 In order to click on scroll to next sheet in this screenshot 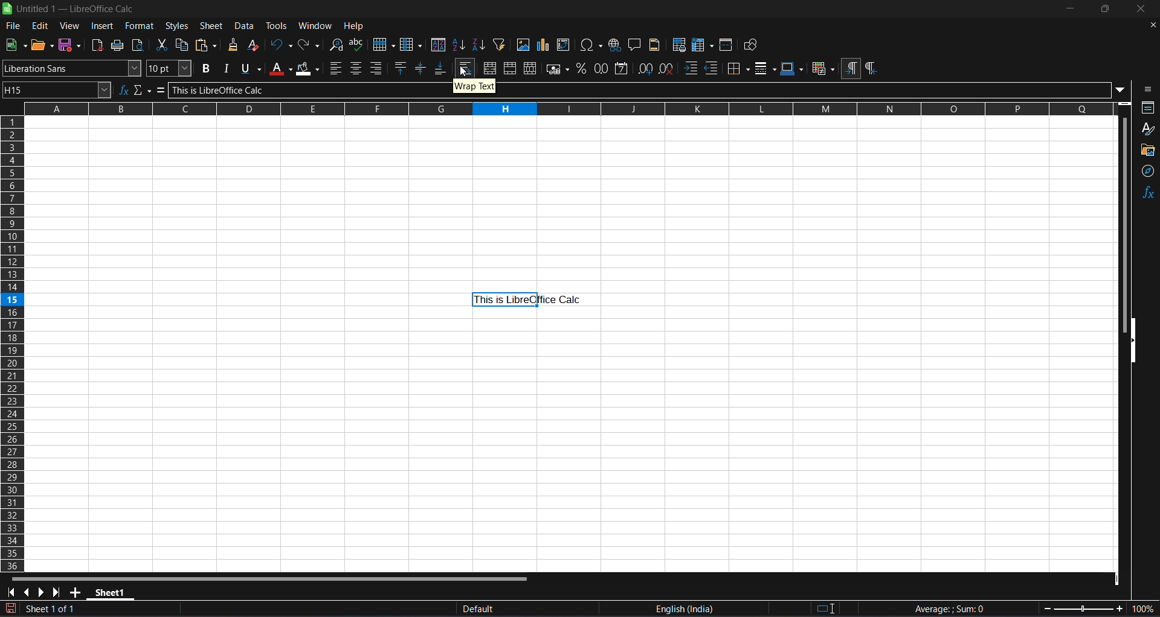, I will do `click(43, 592)`.